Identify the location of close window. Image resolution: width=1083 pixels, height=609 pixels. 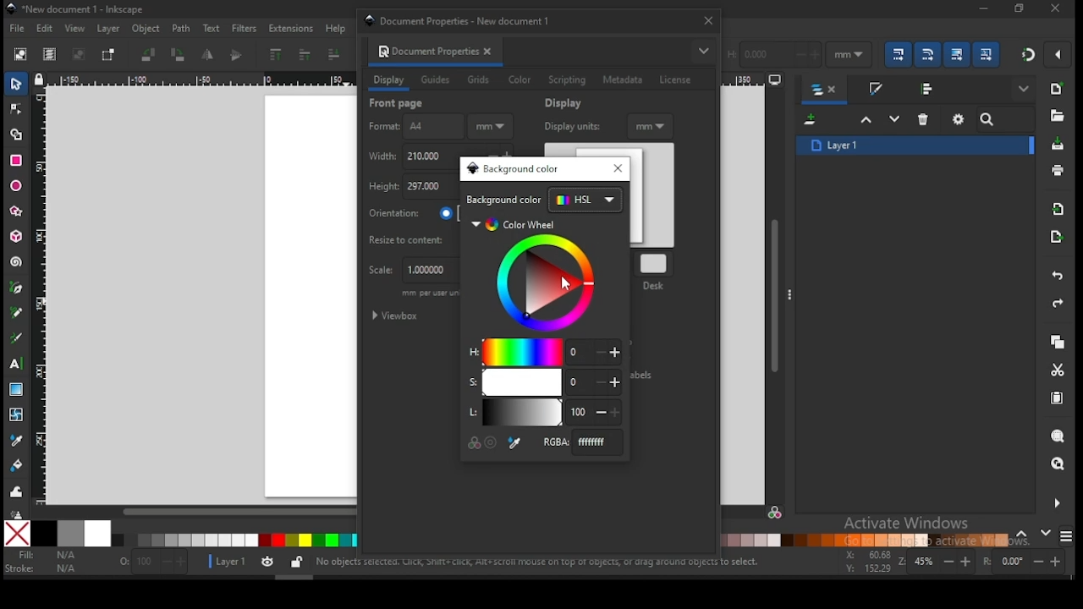
(1018, 8).